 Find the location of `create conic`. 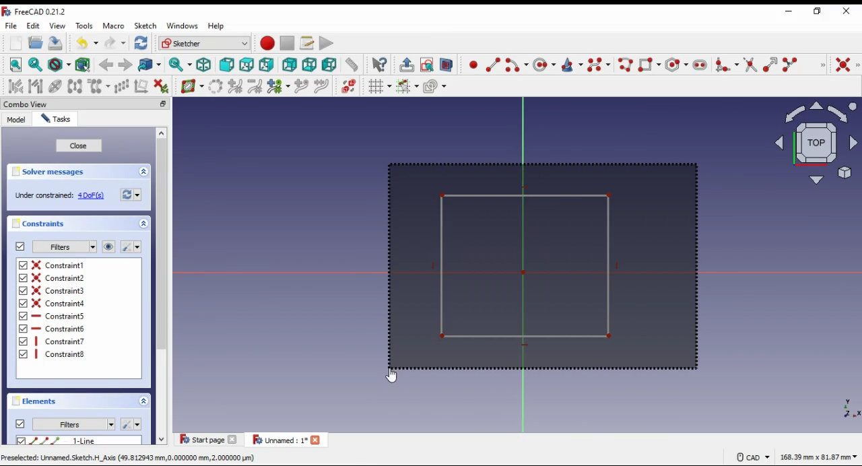

create conic is located at coordinates (571, 65).